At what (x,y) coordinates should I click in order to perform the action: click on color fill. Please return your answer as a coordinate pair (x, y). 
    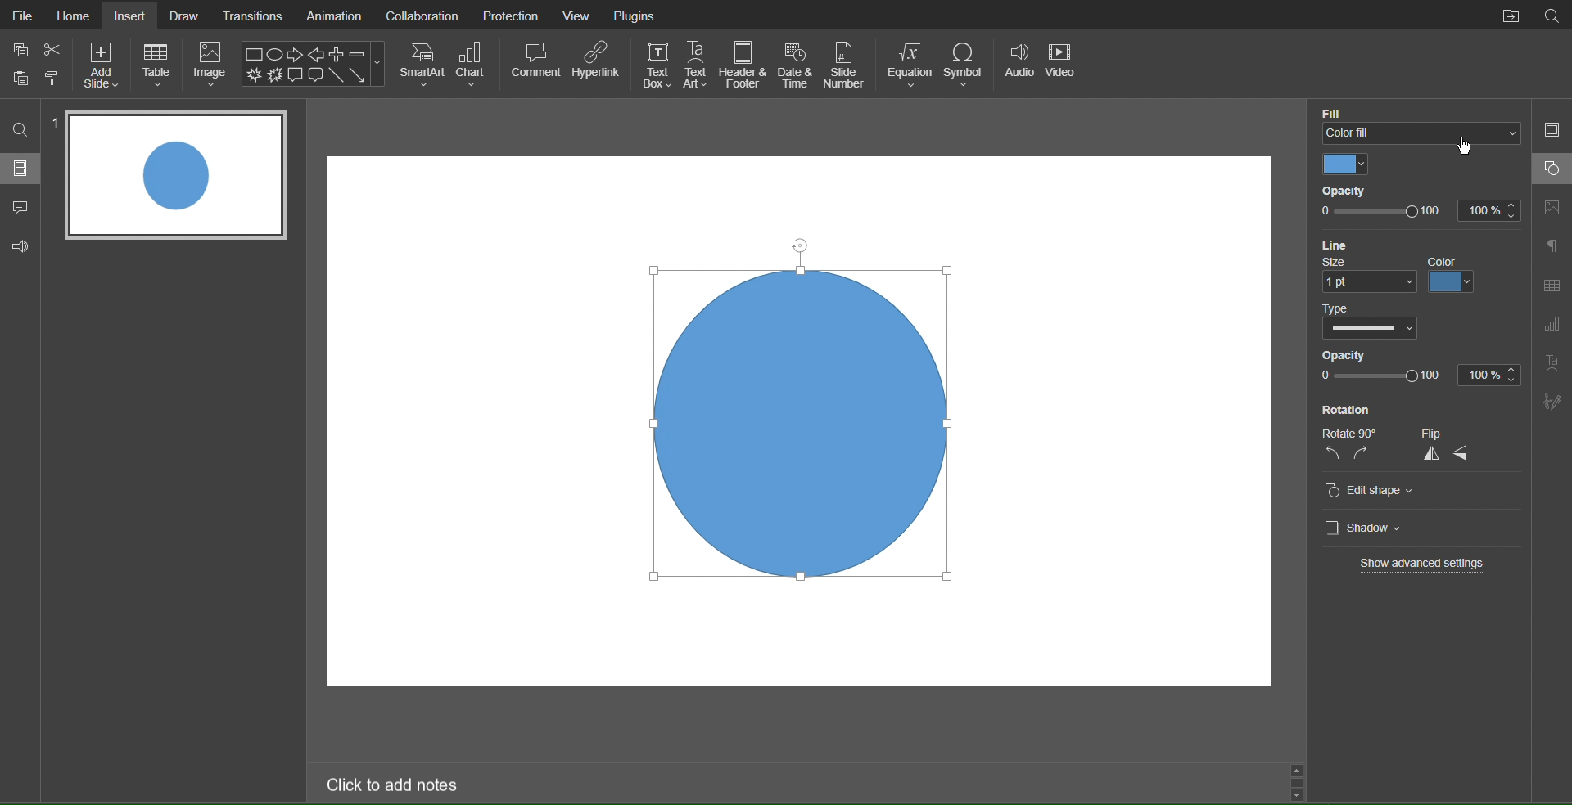
    Looking at the image, I should click on (1418, 133).